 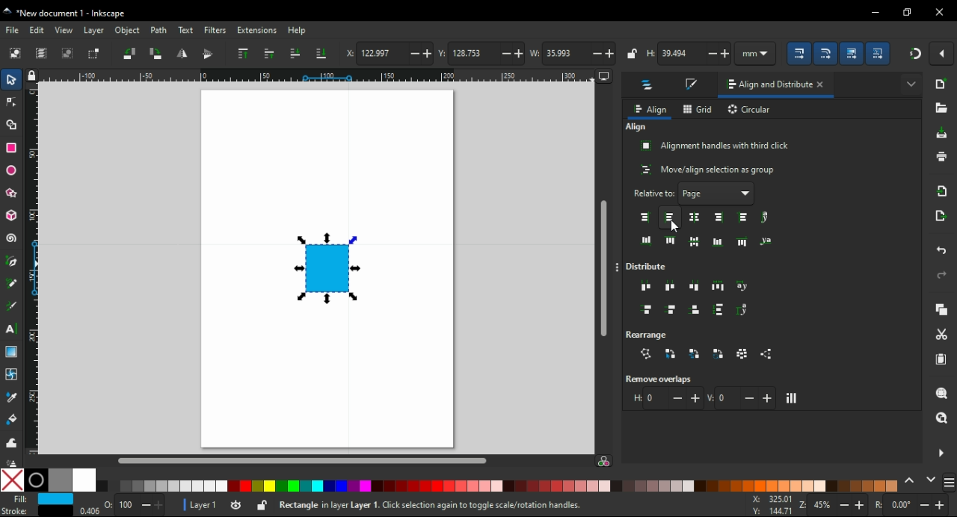 What do you see at coordinates (941, 311) in the screenshot?
I see `copy` at bounding box center [941, 311].